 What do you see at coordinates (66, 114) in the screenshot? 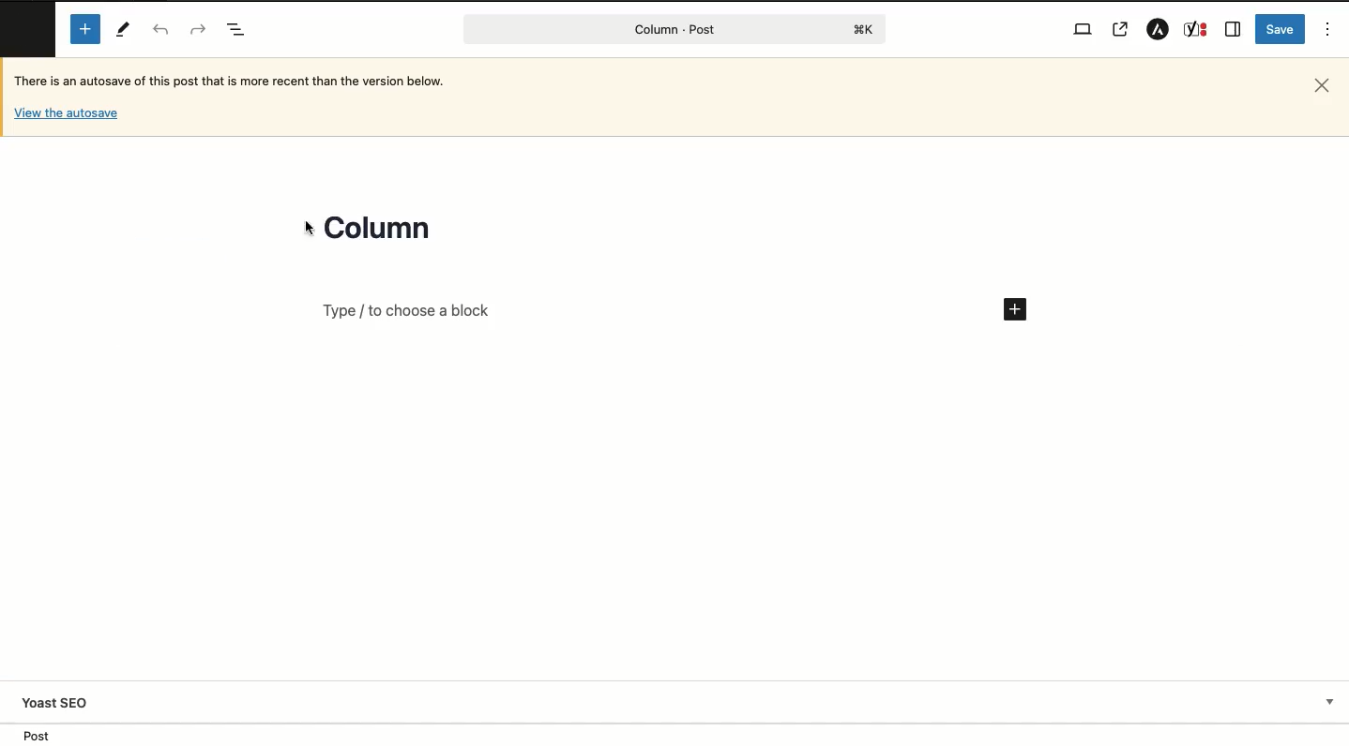
I see `` at bounding box center [66, 114].